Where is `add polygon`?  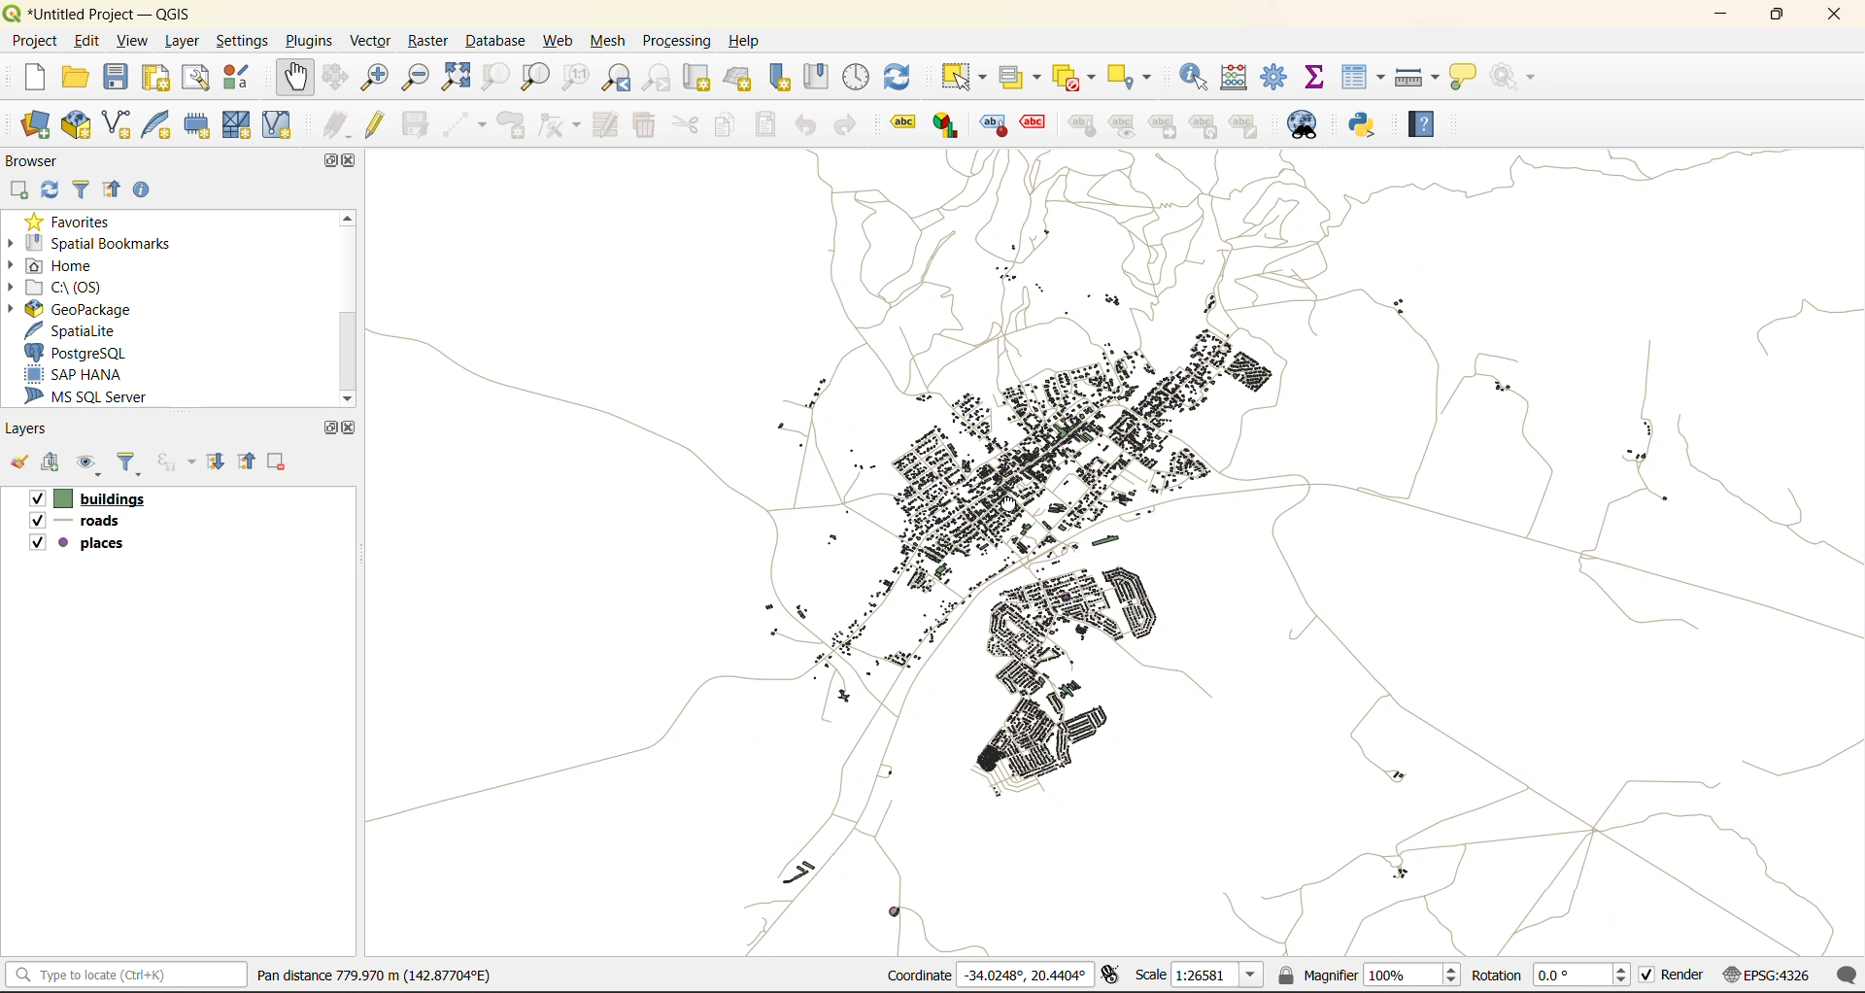 add polygon is located at coordinates (511, 125).